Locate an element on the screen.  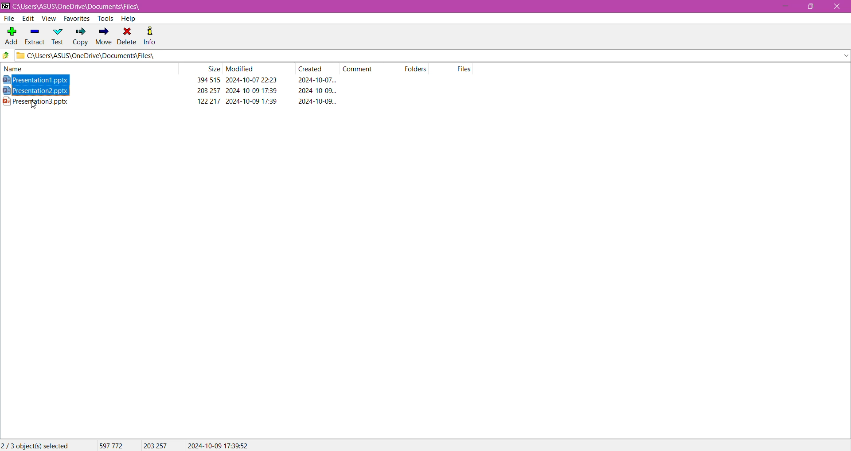
Folders is located at coordinates (419, 70).